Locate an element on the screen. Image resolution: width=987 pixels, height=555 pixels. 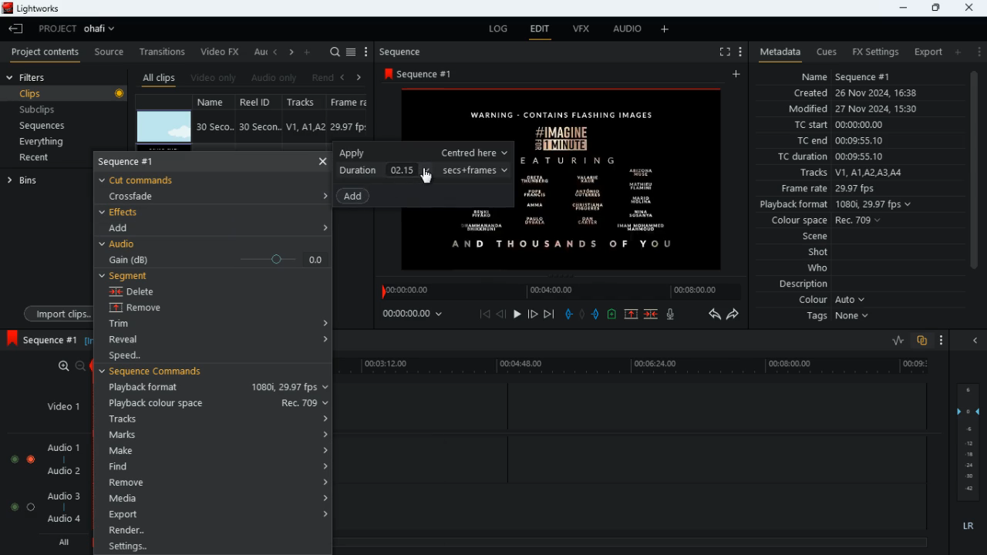
Toggle is located at coordinates (31, 457).